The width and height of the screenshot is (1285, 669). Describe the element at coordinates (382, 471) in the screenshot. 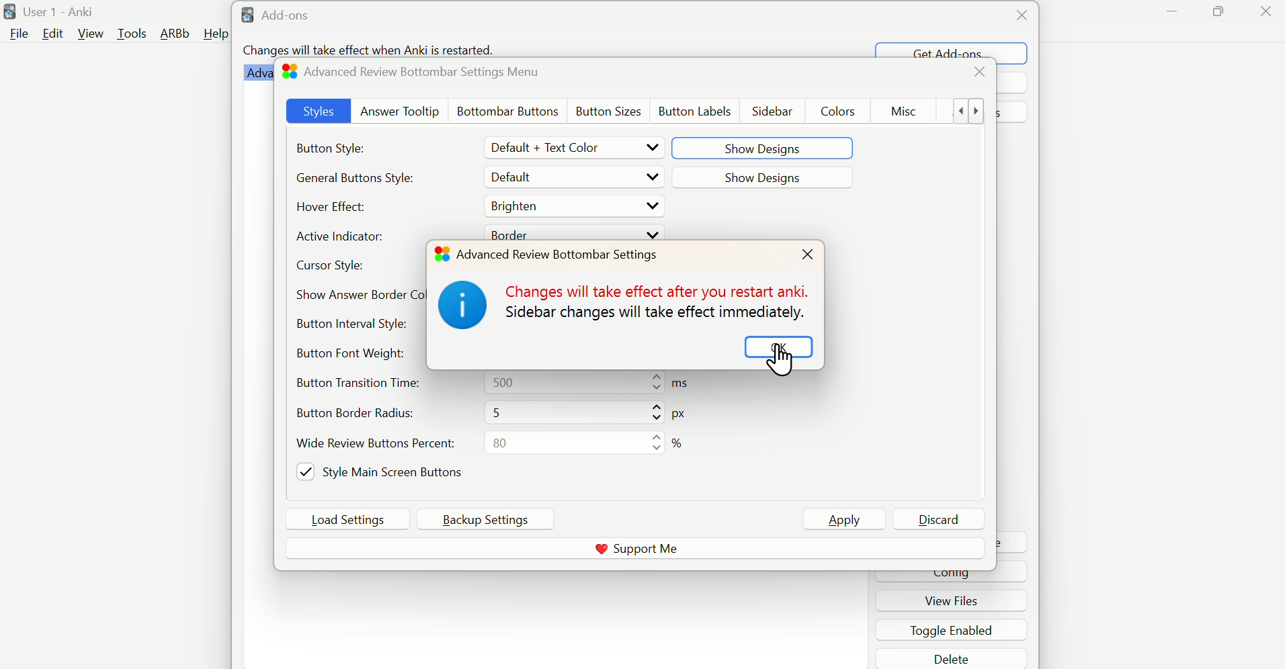

I see `Style Main Screen Buttons` at that location.